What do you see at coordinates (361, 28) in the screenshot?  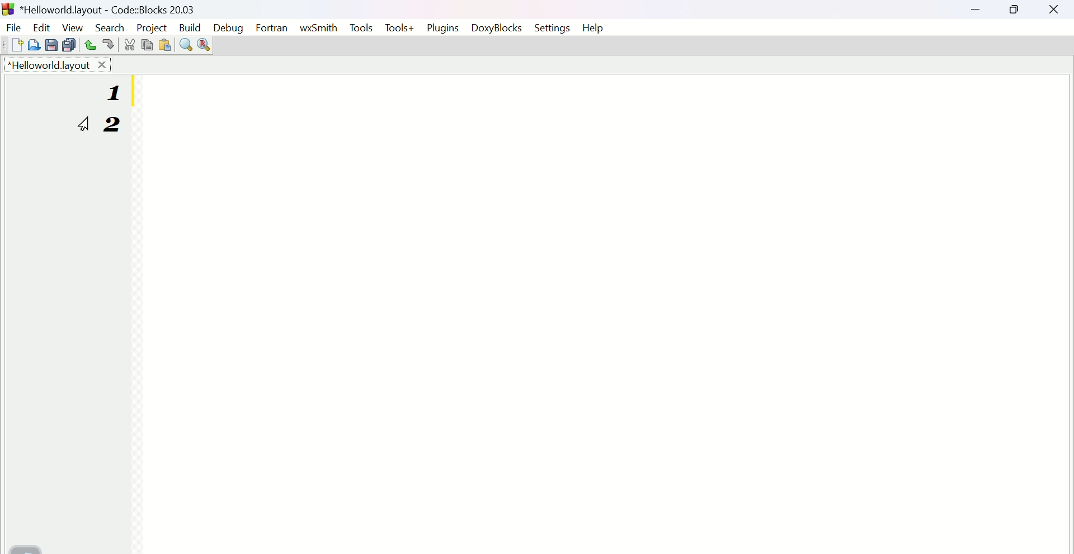 I see `Tools` at bounding box center [361, 28].